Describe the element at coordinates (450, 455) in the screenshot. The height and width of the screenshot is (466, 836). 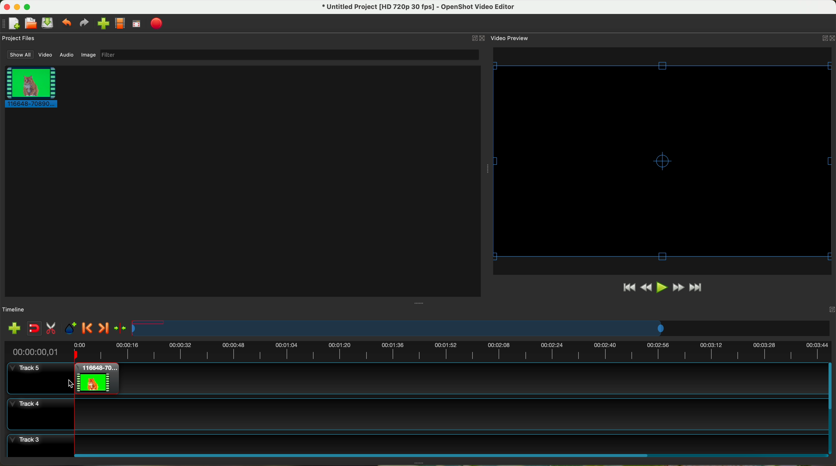
I see `scroll bar` at that location.